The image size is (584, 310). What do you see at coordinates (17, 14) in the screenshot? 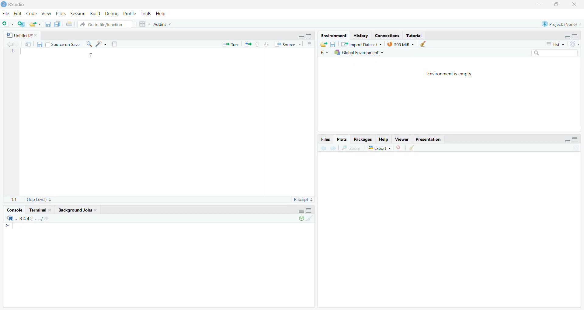
I see `Edit` at bounding box center [17, 14].